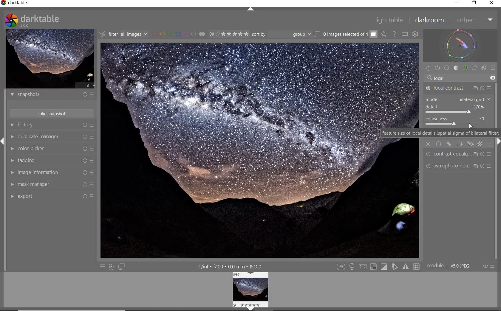 This screenshot has width=501, height=311. Describe the element at coordinates (94, 95) in the screenshot. I see `presets and preferences` at that location.